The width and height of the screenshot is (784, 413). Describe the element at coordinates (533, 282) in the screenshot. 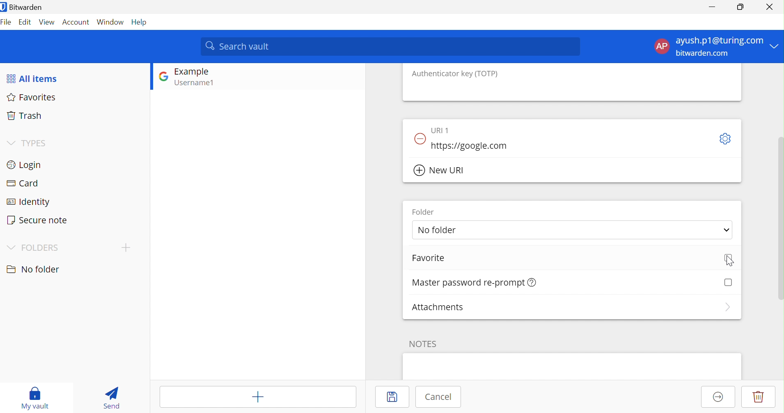

I see `Learn more` at that location.